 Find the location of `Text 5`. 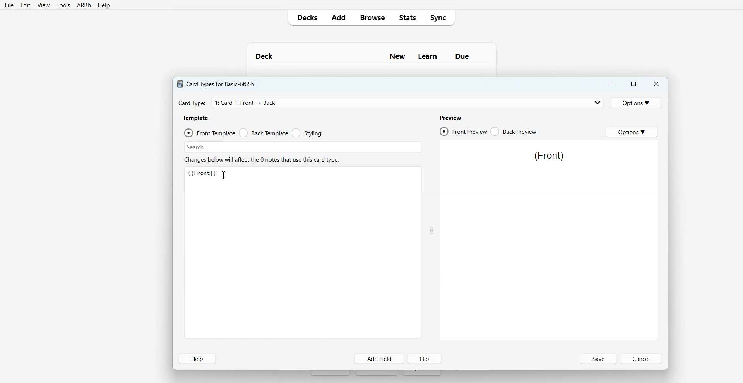

Text 5 is located at coordinates (551, 155).